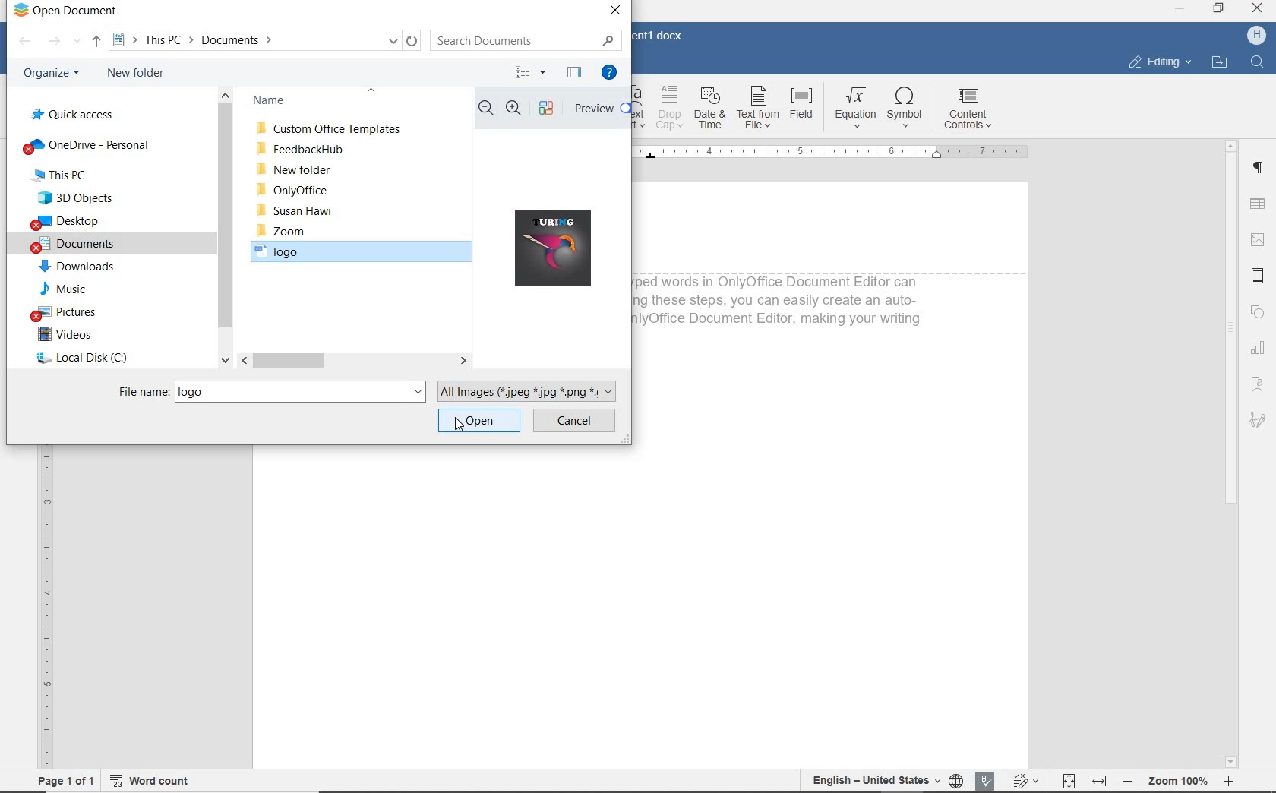  What do you see at coordinates (662, 35) in the screenshot?
I see `DOCUMENT .docx` at bounding box center [662, 35].